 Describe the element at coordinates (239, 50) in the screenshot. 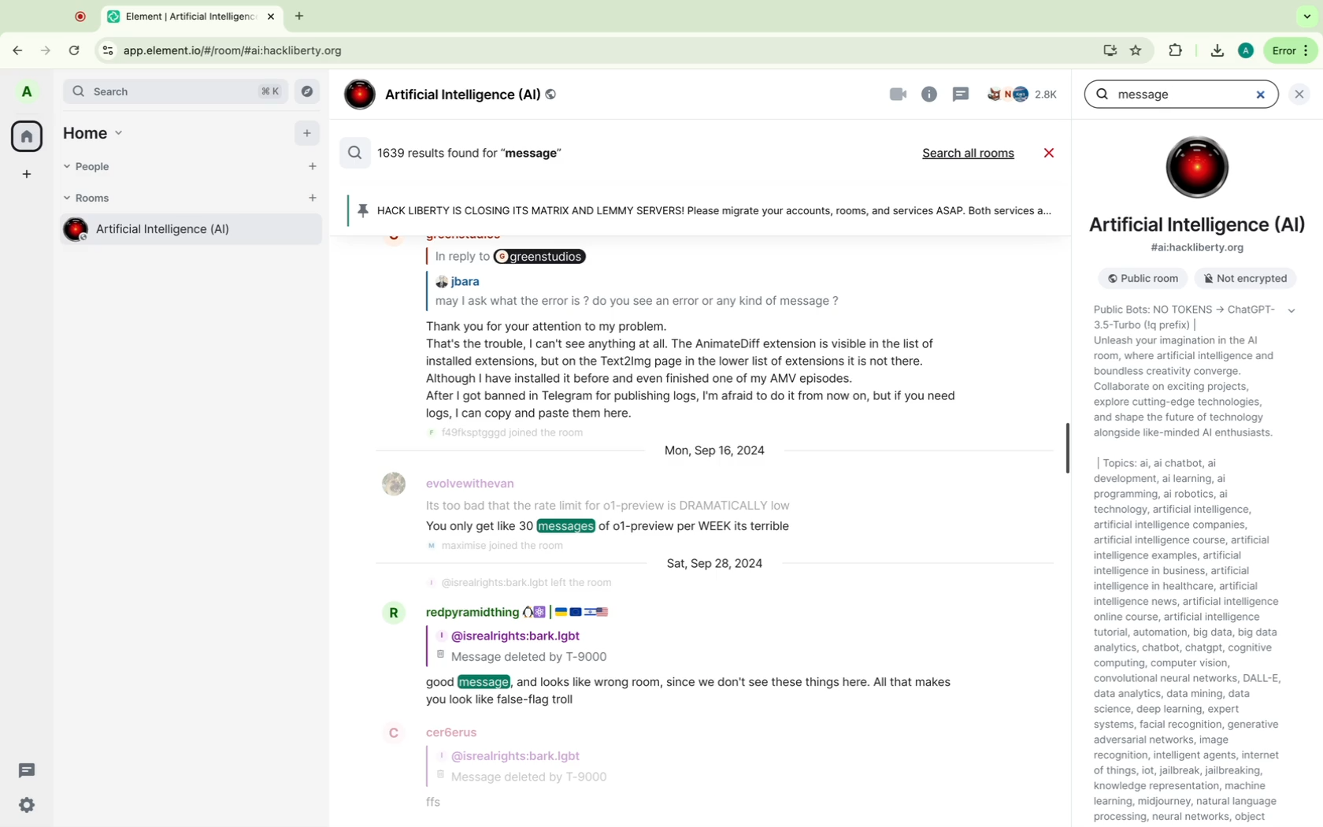

I see `url` at that location.